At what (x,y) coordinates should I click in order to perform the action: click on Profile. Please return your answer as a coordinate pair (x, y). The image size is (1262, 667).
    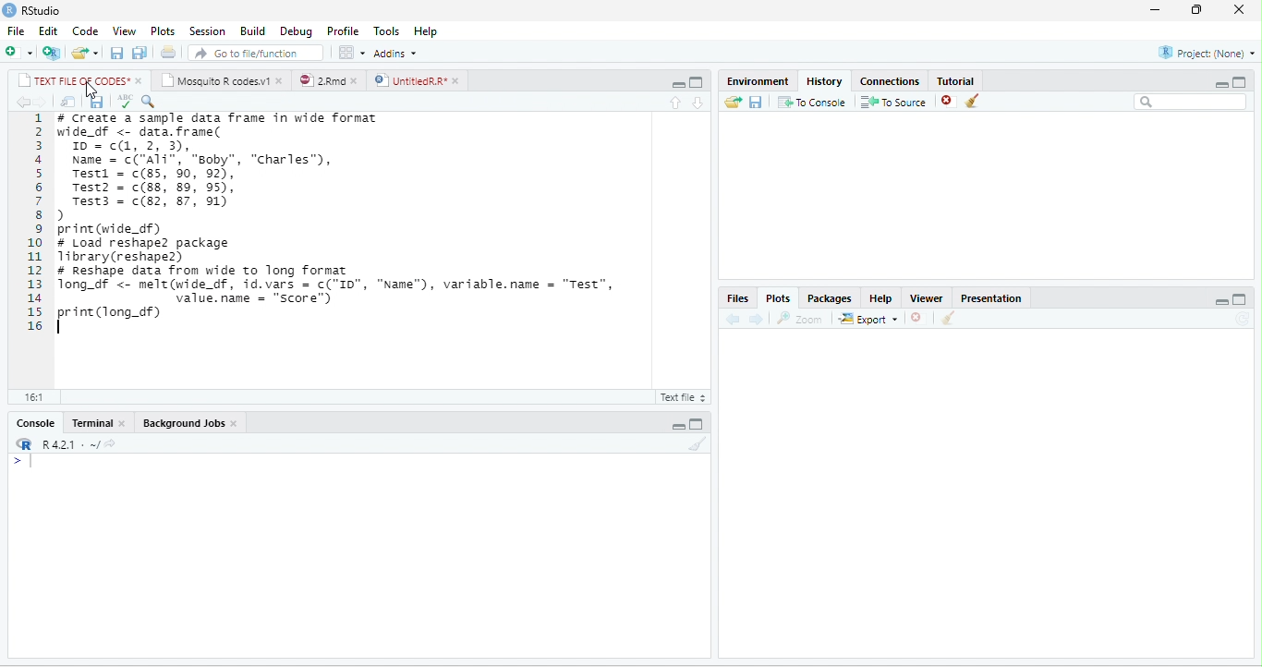
    Looking at the image, I should click on (343, 31).